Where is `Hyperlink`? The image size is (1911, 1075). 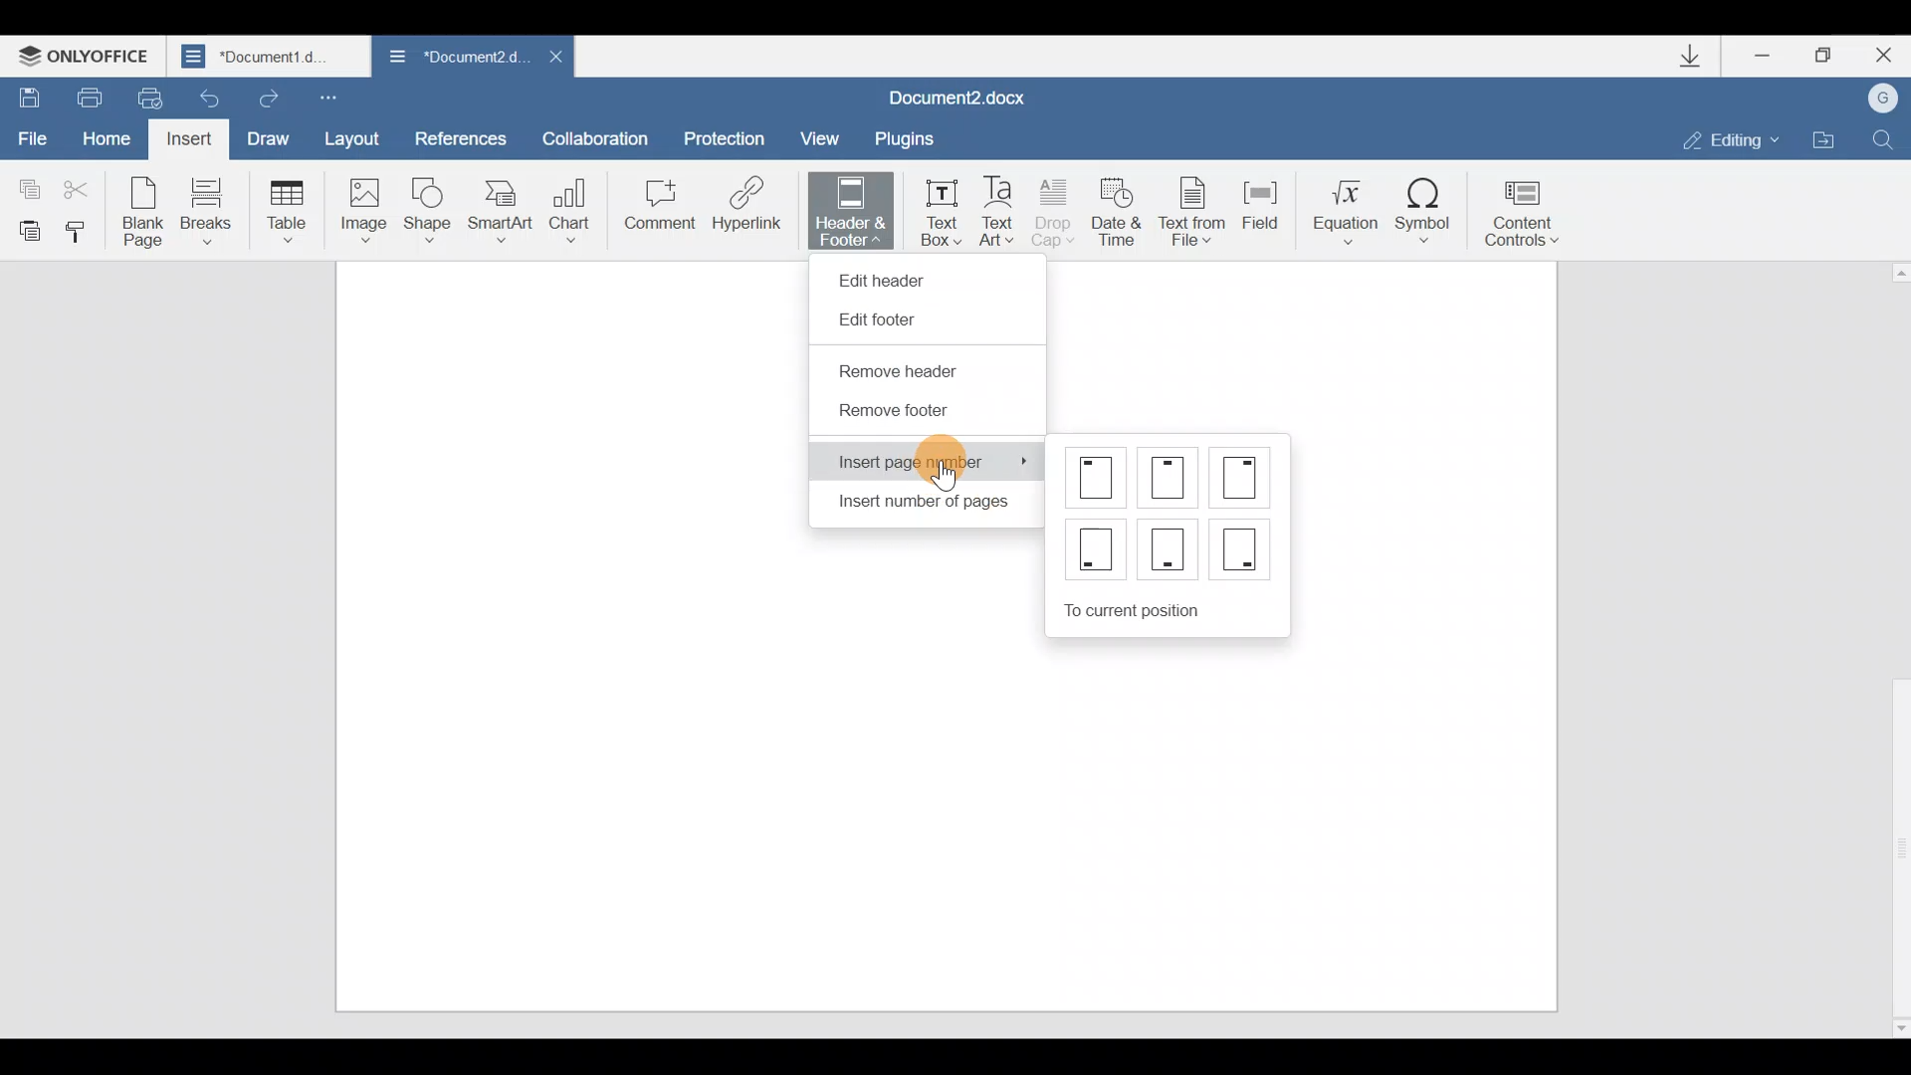 Hyperlink is located at coordinates (748, 210).